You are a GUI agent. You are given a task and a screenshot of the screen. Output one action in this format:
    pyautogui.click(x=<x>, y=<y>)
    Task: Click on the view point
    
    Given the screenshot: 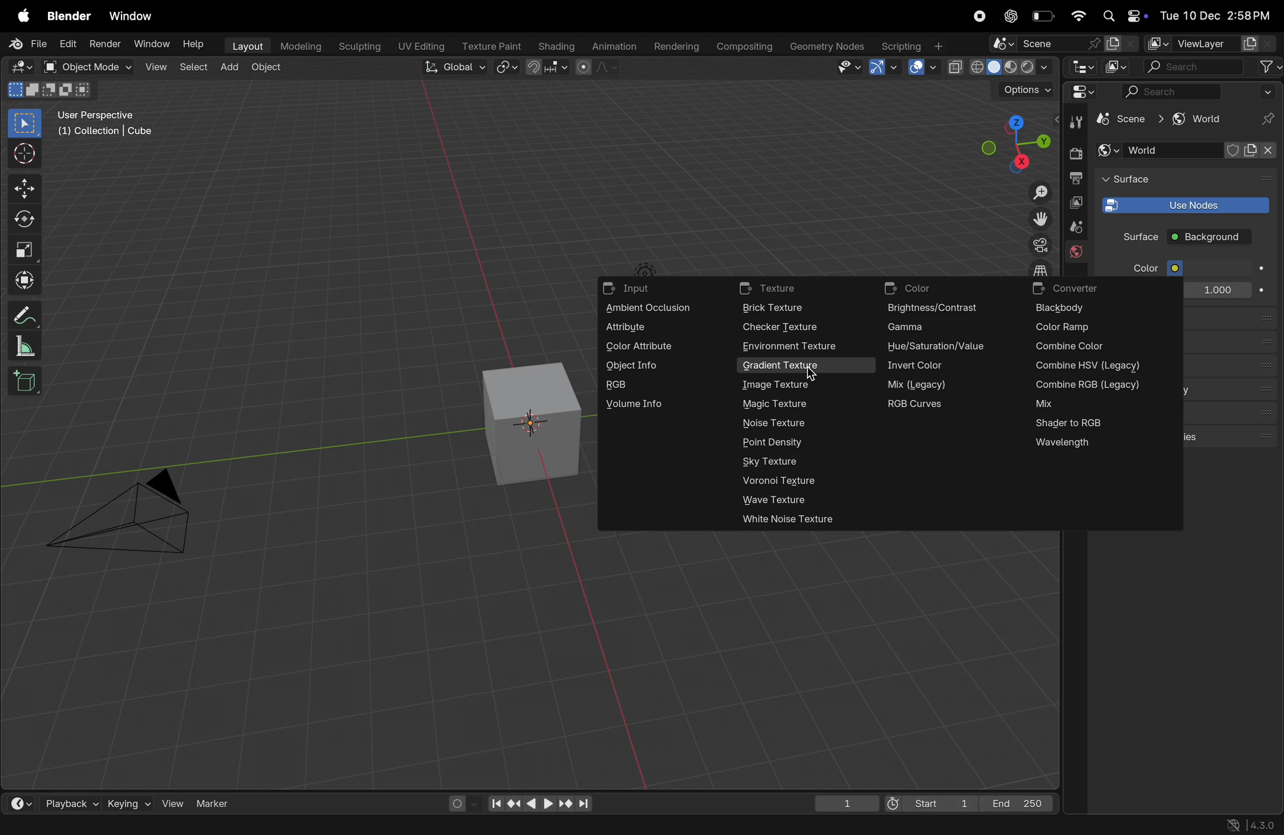 What is the action you would take?
    pyautogui.click(x=1008, y=146)
    